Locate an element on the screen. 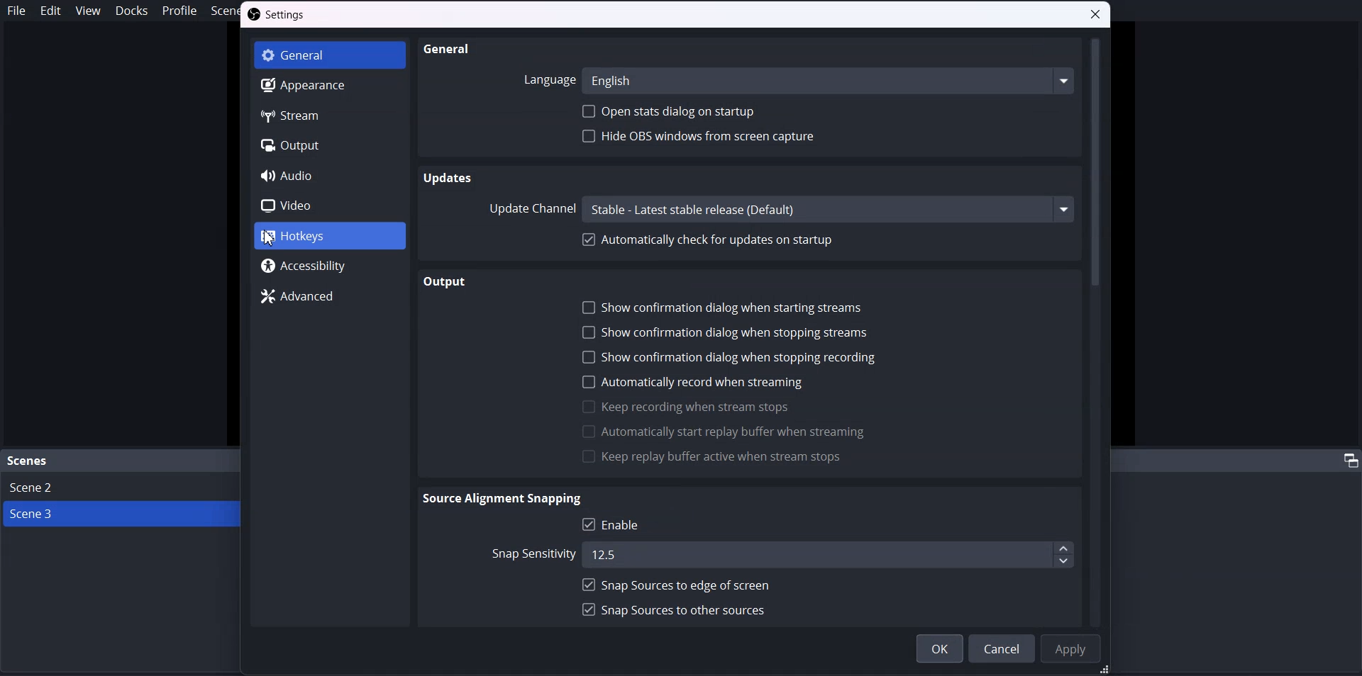 The image size is (1362, 676). Open Stats dialog on startup is located at coordinates (668, 111).